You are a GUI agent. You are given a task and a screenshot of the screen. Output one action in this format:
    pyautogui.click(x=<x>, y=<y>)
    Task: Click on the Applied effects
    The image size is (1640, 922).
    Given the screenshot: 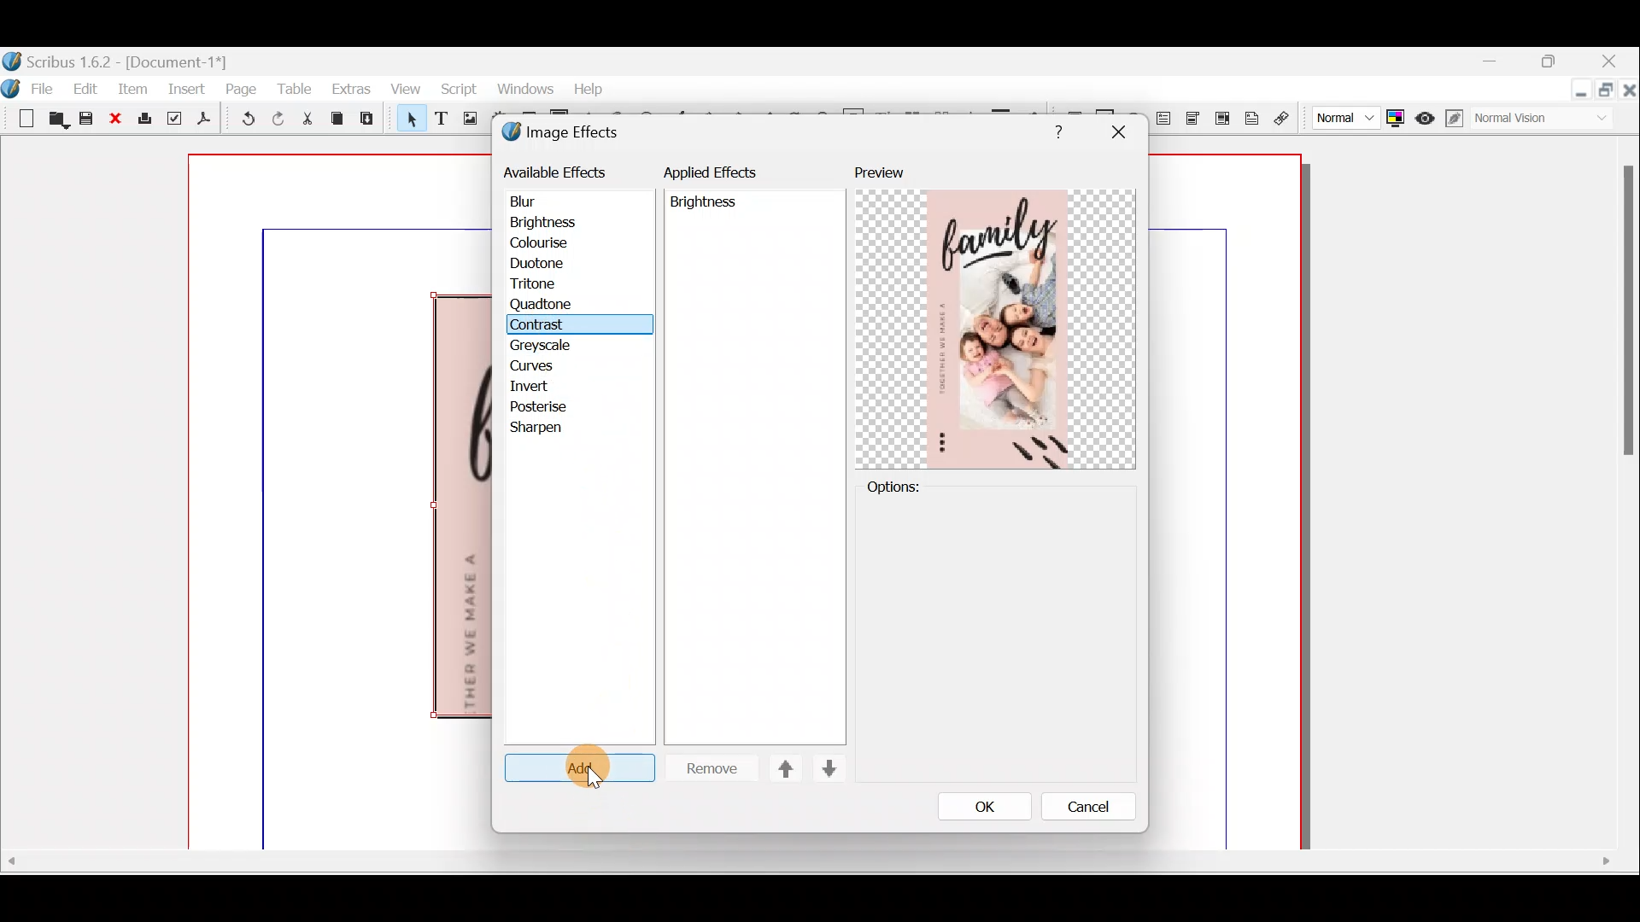 What is the action you would take?
    pyautogui.click(x=724, y=177)
    